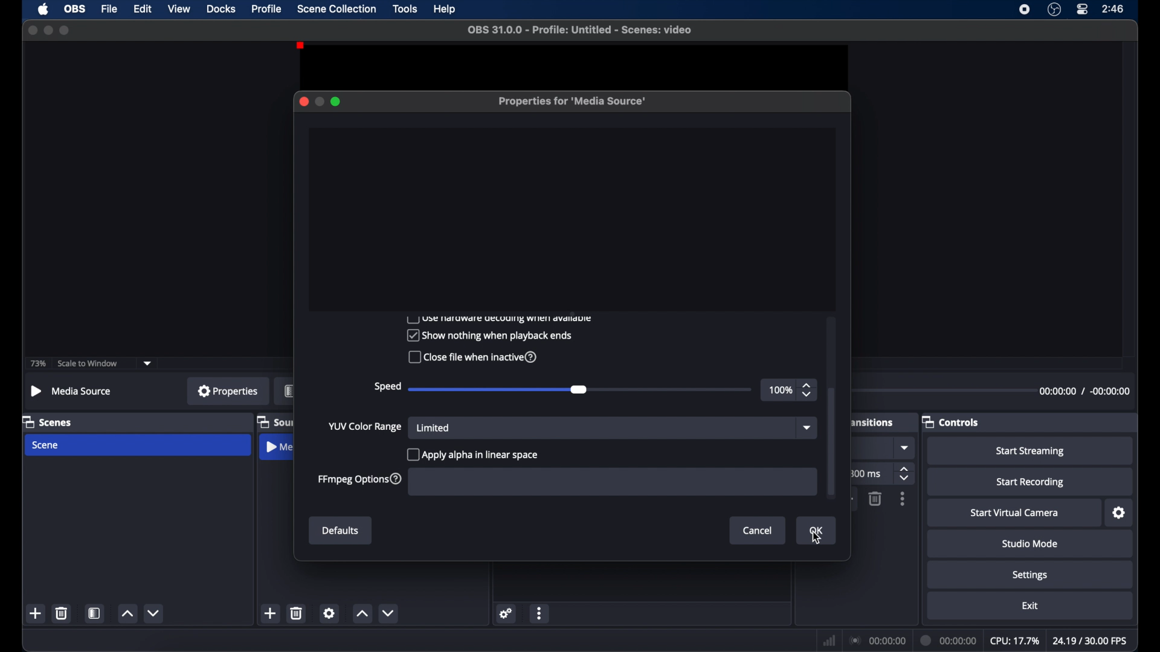  Describe the element at coordinates (268, 8) in the screenshot. I see `profile` at that location.